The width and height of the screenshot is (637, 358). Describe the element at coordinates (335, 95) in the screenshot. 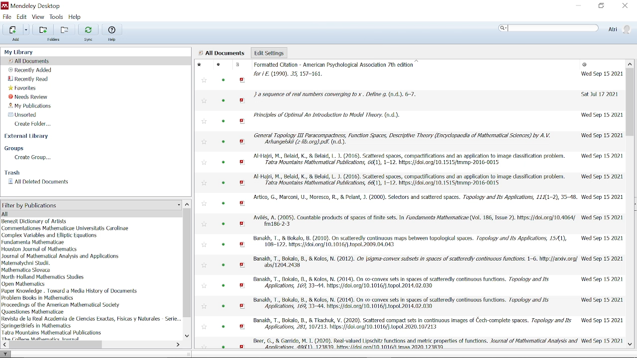

I see `citation` at that location.